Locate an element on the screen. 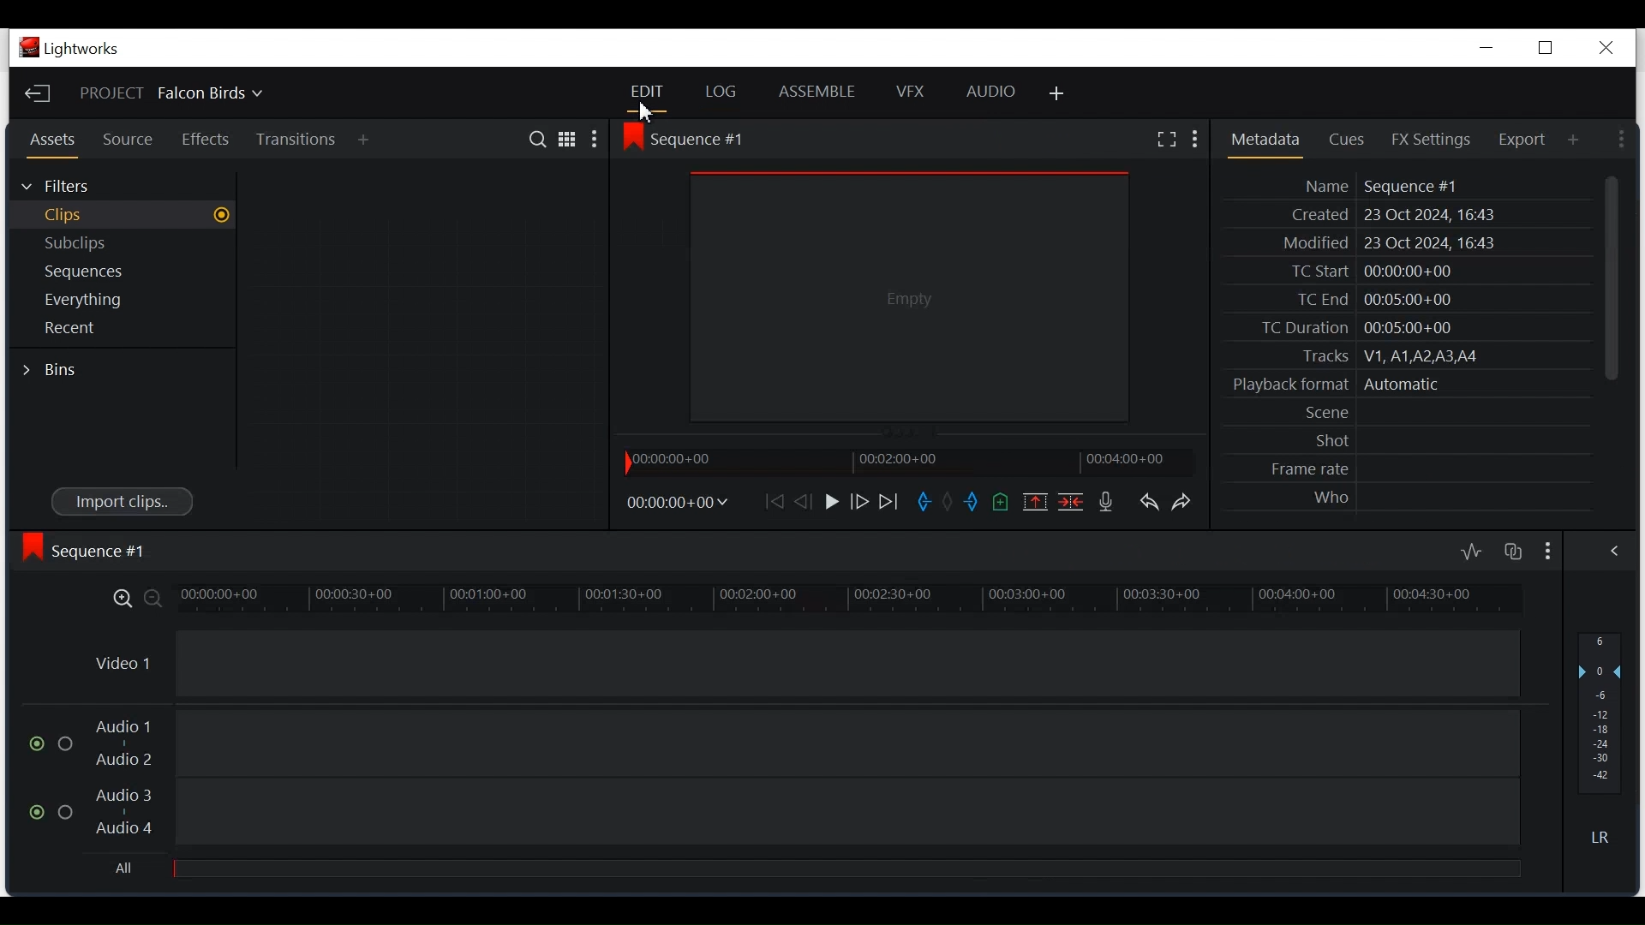  Metadata Panel is located at coordinates (1397, 182).